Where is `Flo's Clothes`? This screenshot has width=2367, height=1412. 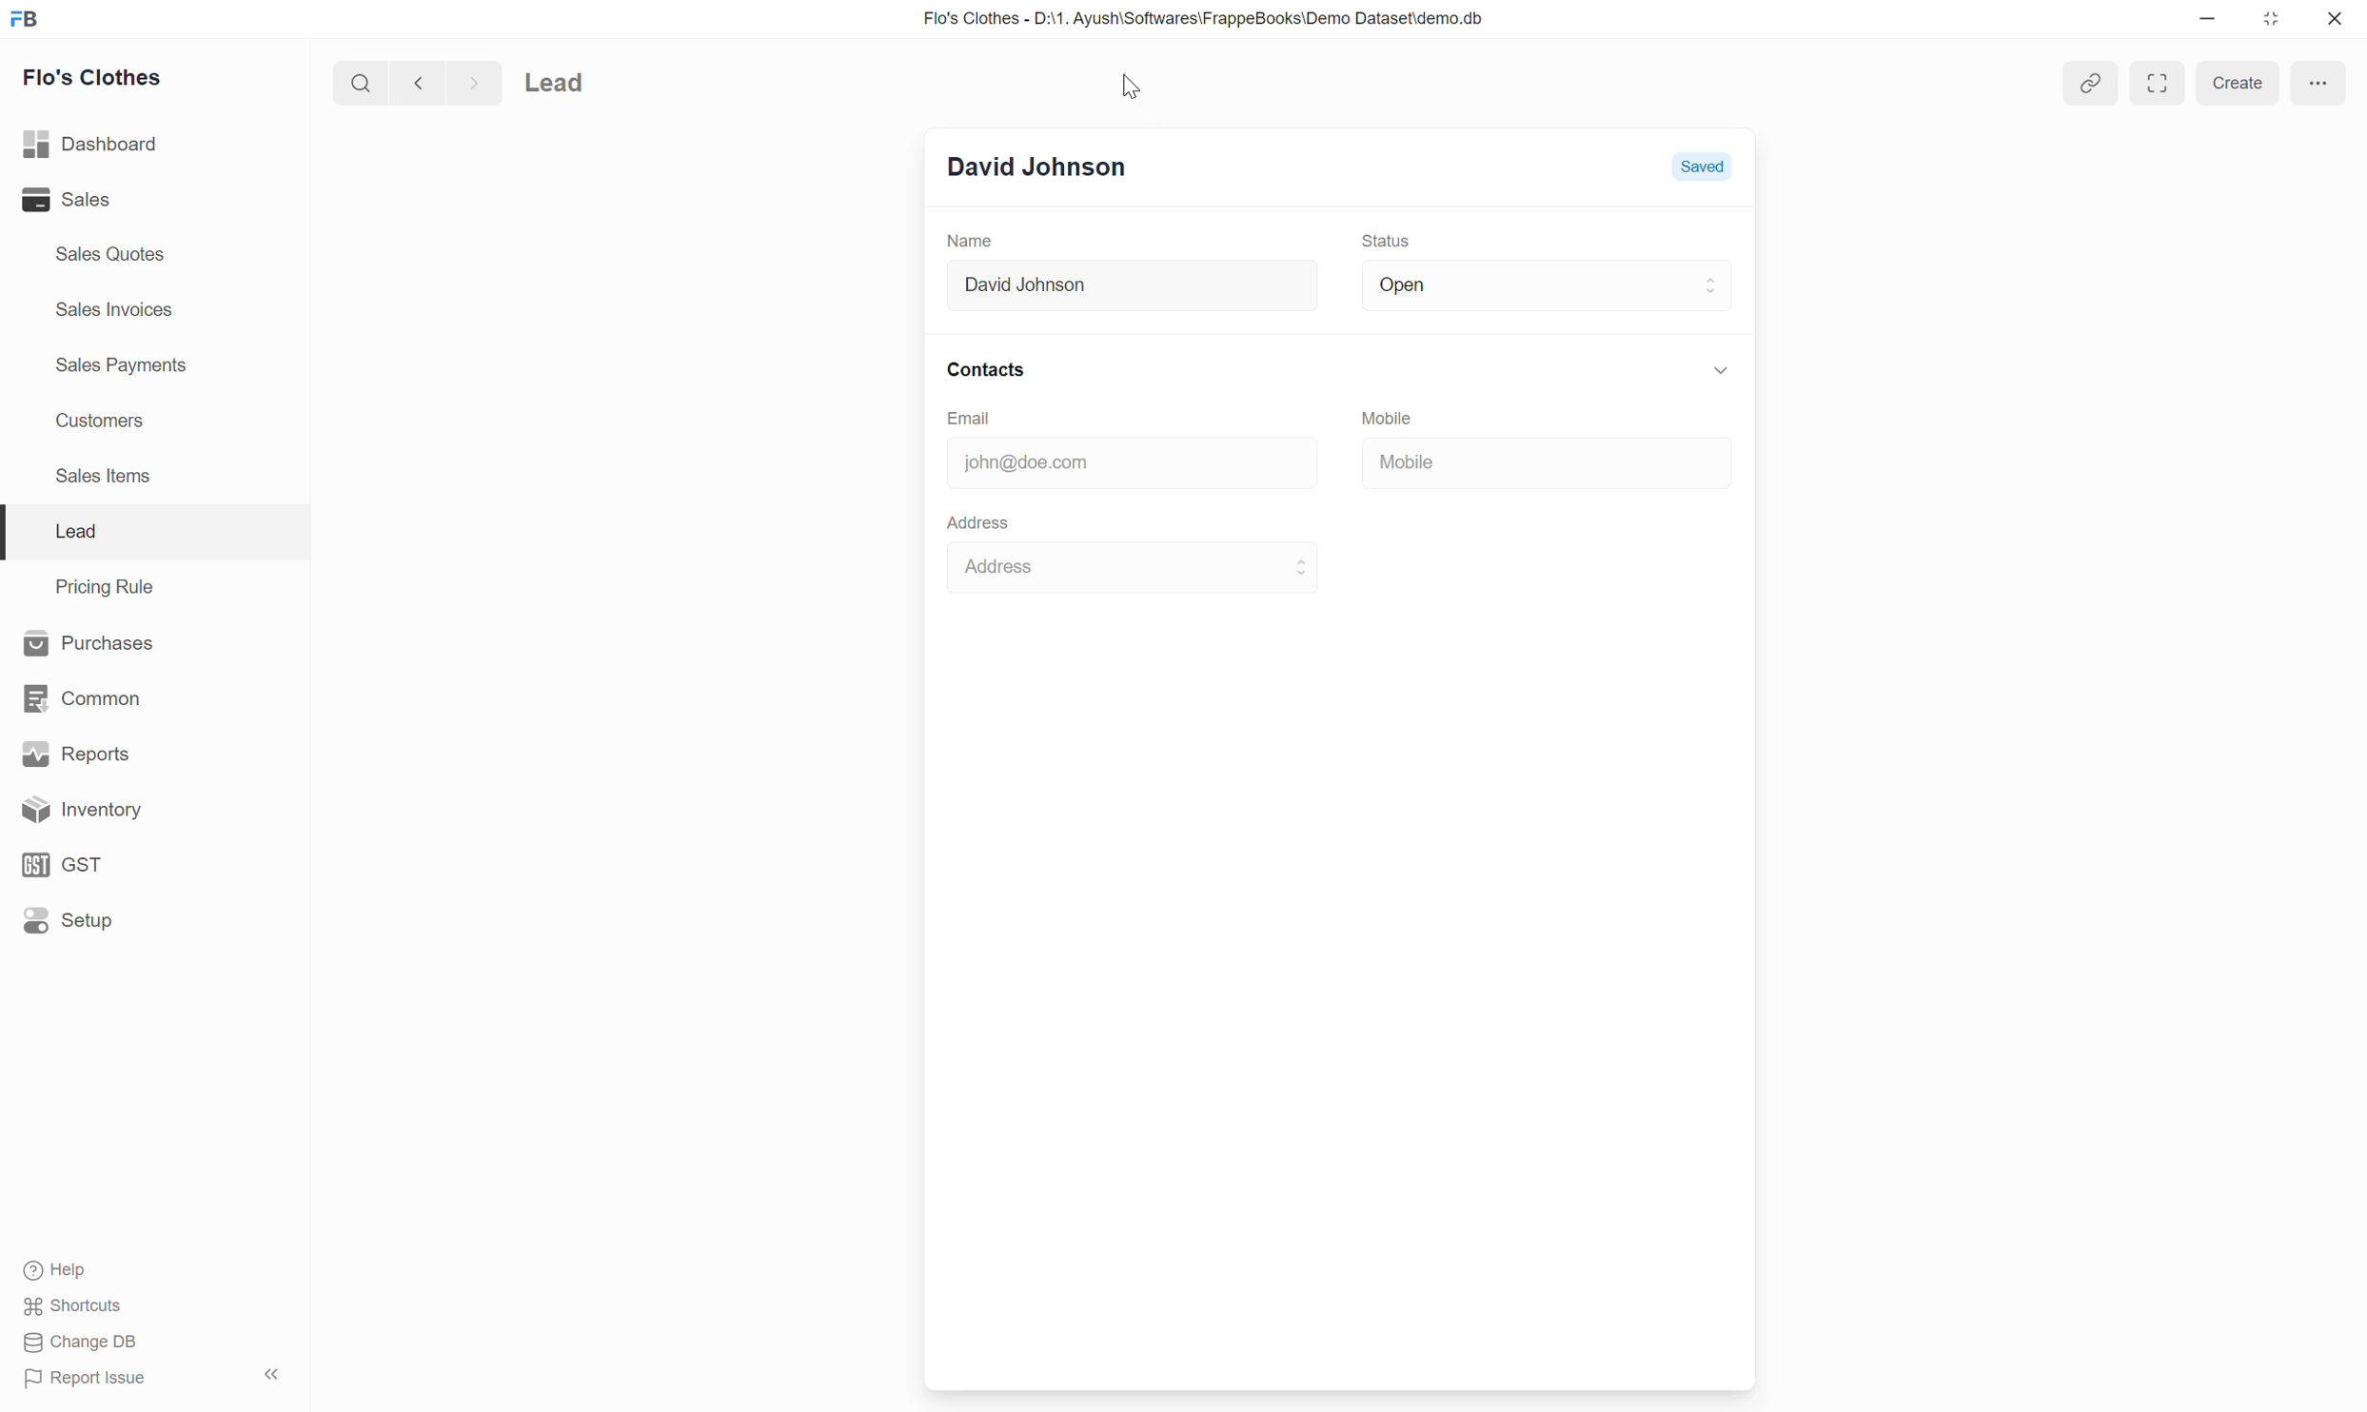 Flo's Clothes is located at coordinates (101, 78).